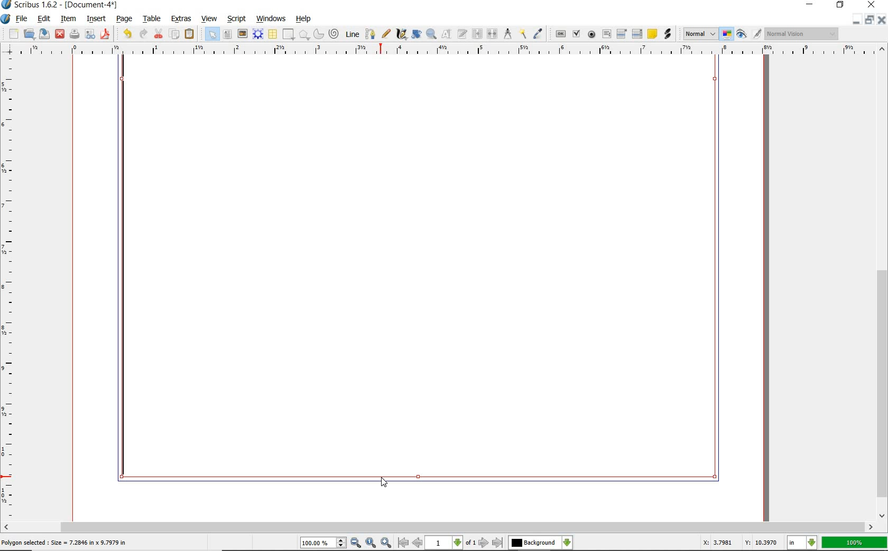  Describe the element at coordinates (352, 34) in the screenshot. I see `line` at that location.